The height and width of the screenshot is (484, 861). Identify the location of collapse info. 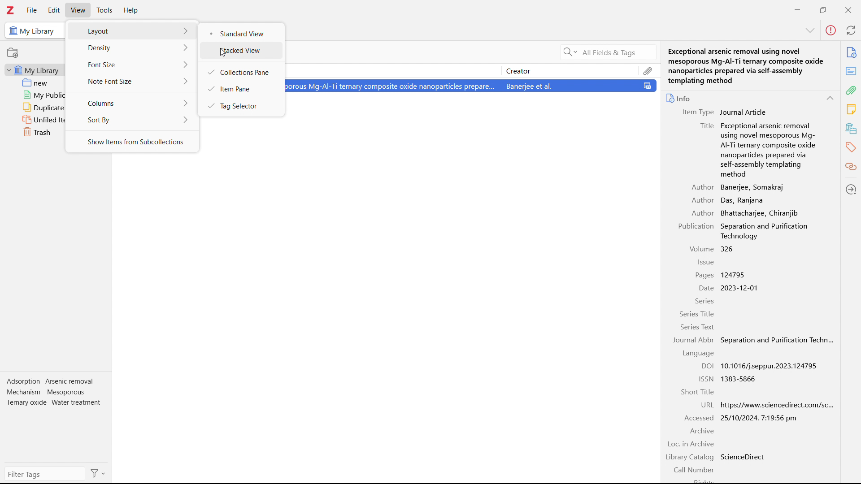
(811, 31).